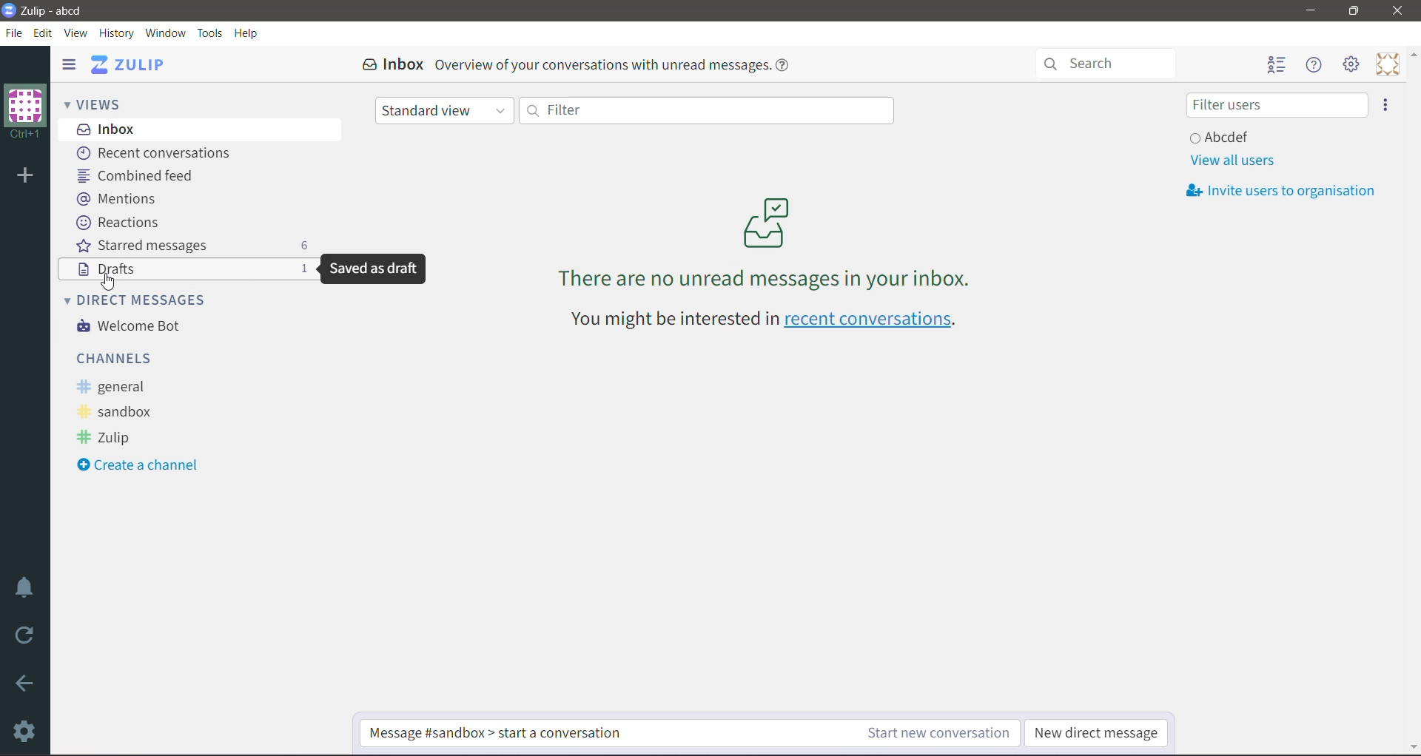  I want to click on Edit, so click(44, 33).